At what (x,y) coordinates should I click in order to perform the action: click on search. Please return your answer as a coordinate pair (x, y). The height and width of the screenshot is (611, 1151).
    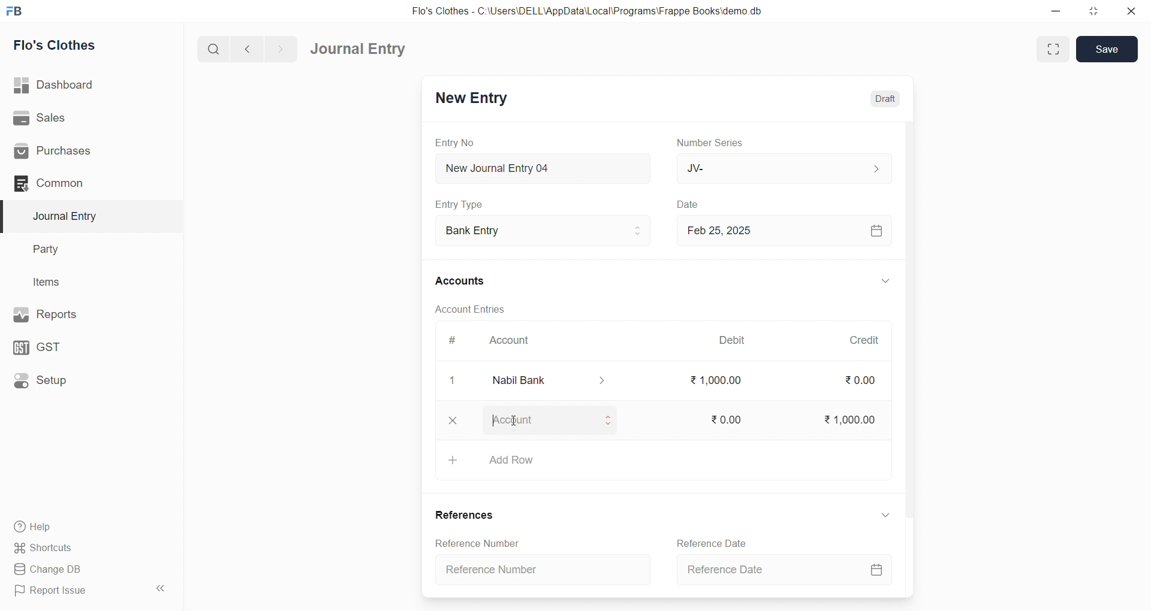
    Looking at the image, I should click on (216, 48).